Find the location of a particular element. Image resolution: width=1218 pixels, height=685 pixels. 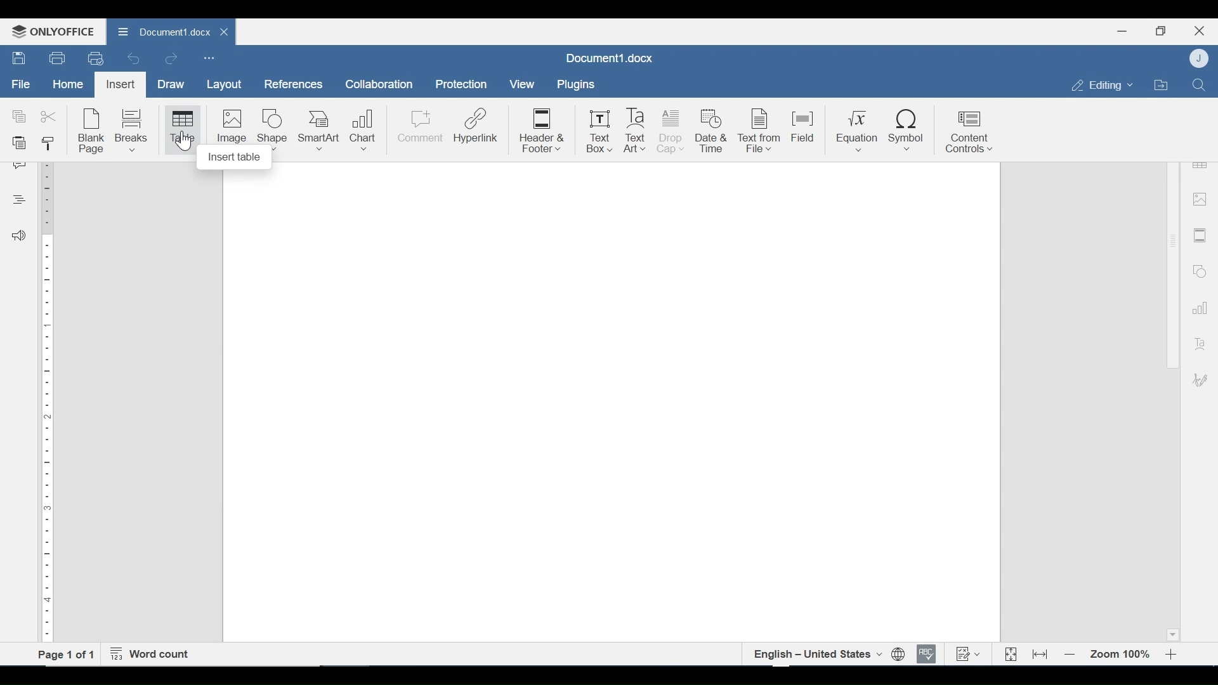

Comment is located at coordinates (419, 131).